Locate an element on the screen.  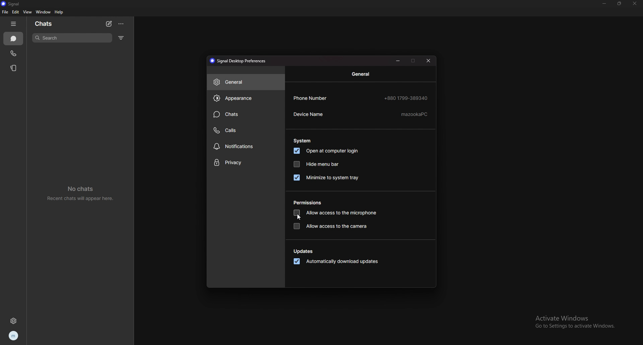
automatically download updates is located at coordinates (336, 261).